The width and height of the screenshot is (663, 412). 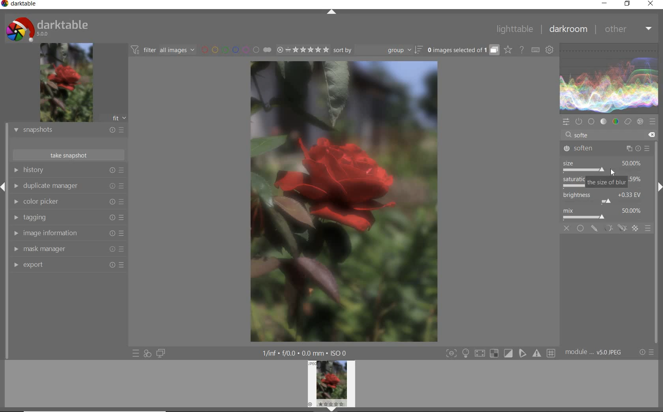 I want to click on waveform, so click(x=610, y=79).